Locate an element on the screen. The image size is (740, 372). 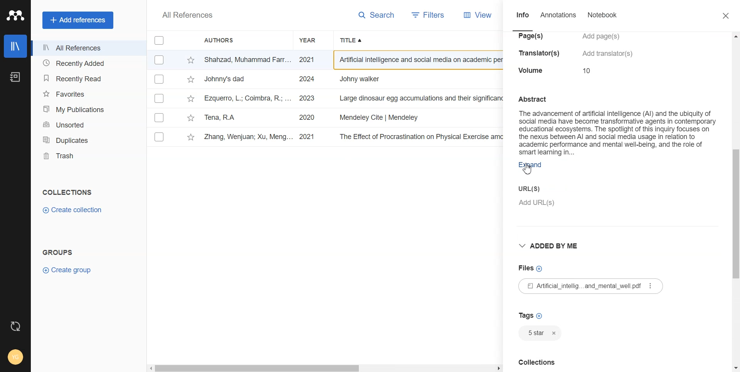
Checkmarks is located at coordinates (159, 99).